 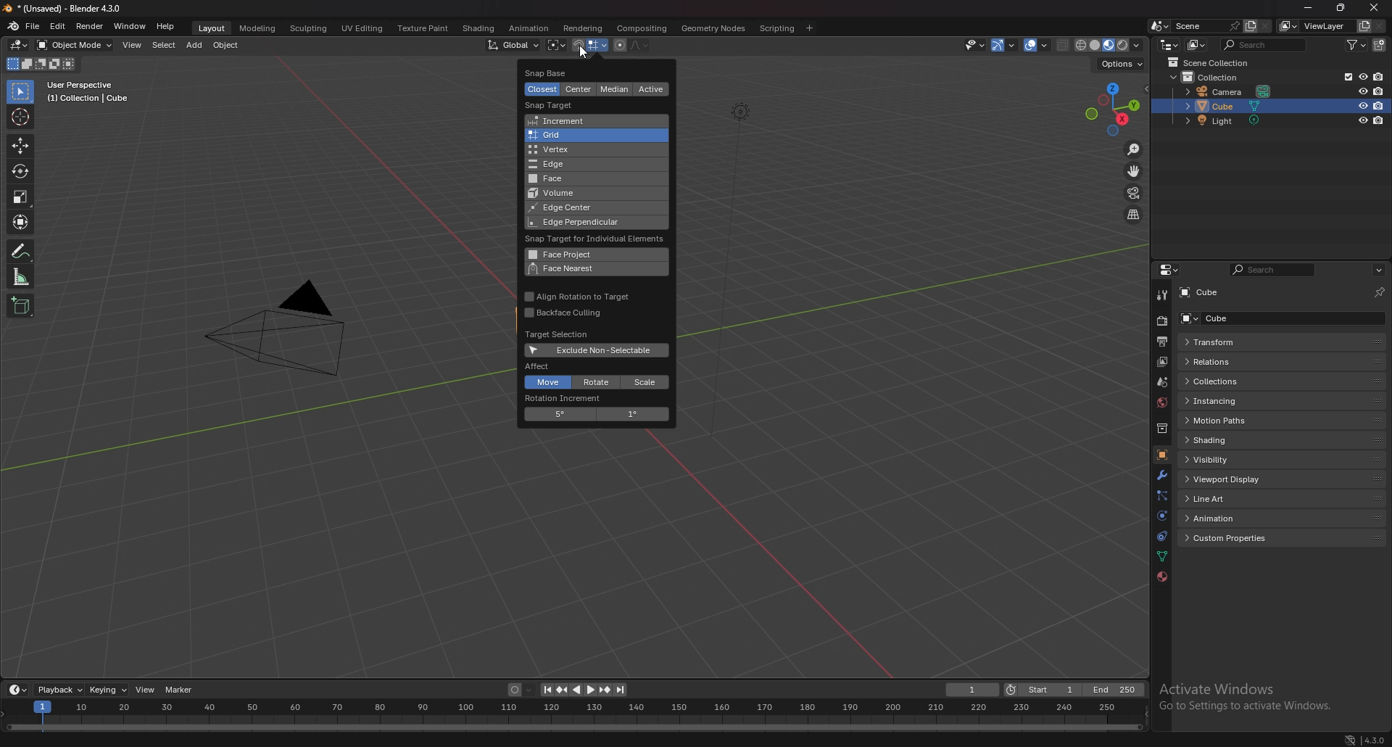 What do you see at coordinates (1161, 475) in the screenshot?
I see `modifier` at bounding box center [1161, 475].